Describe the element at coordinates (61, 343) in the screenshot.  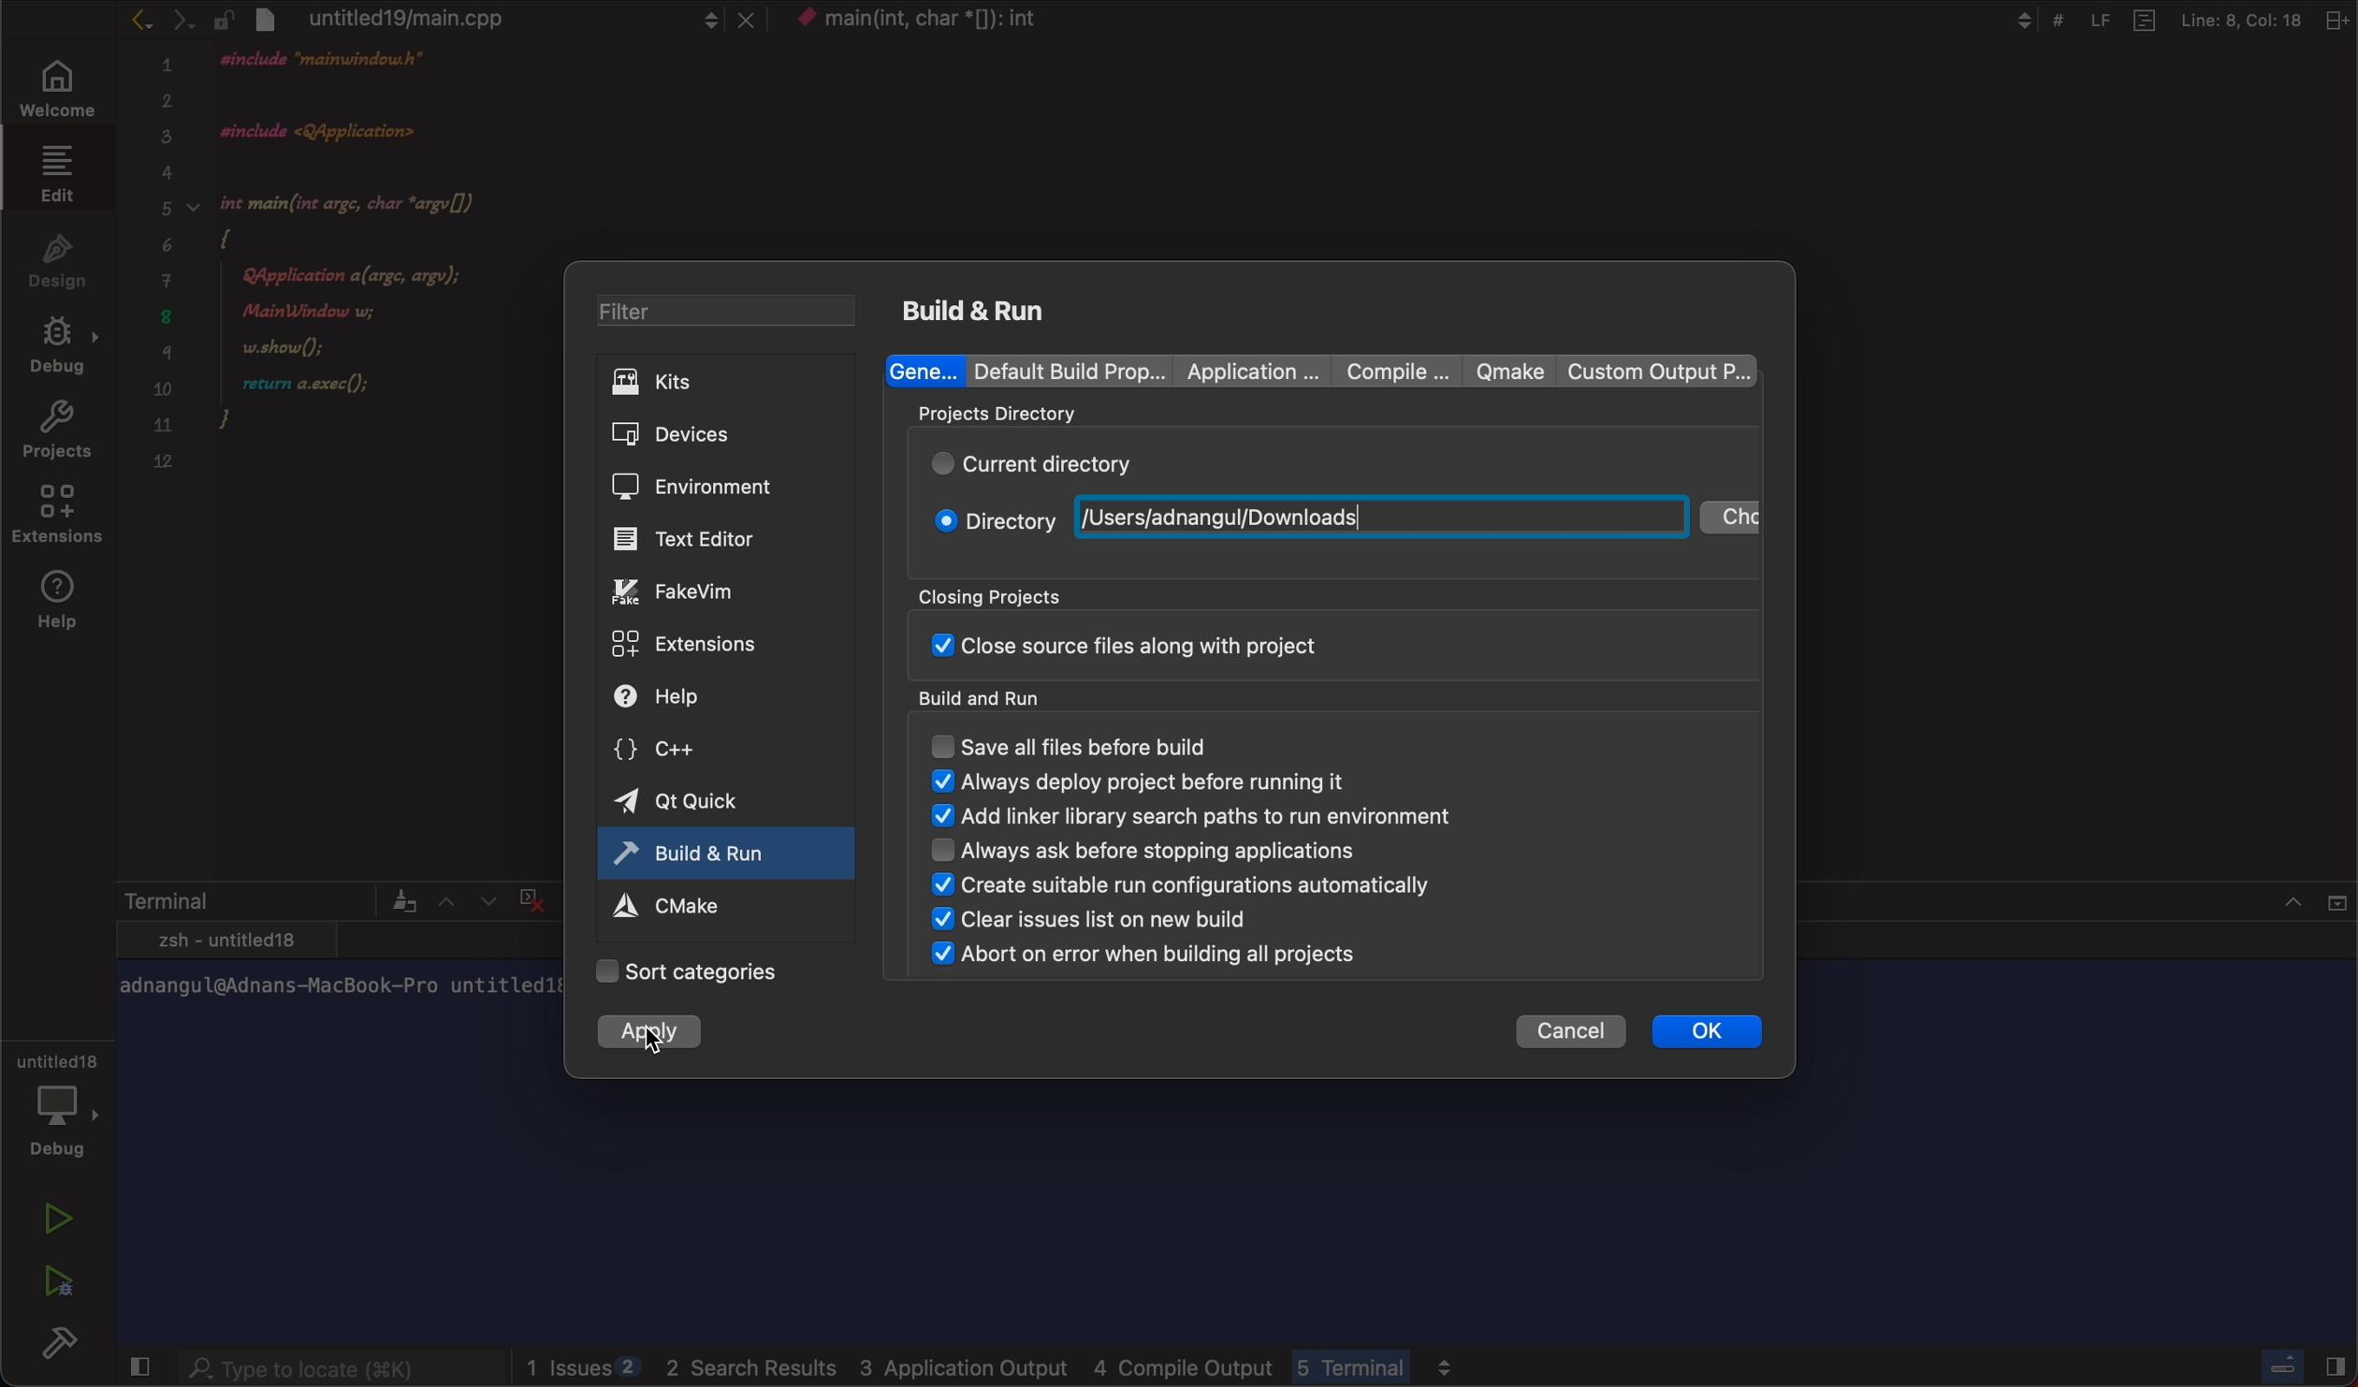
I see `debug` at that location.